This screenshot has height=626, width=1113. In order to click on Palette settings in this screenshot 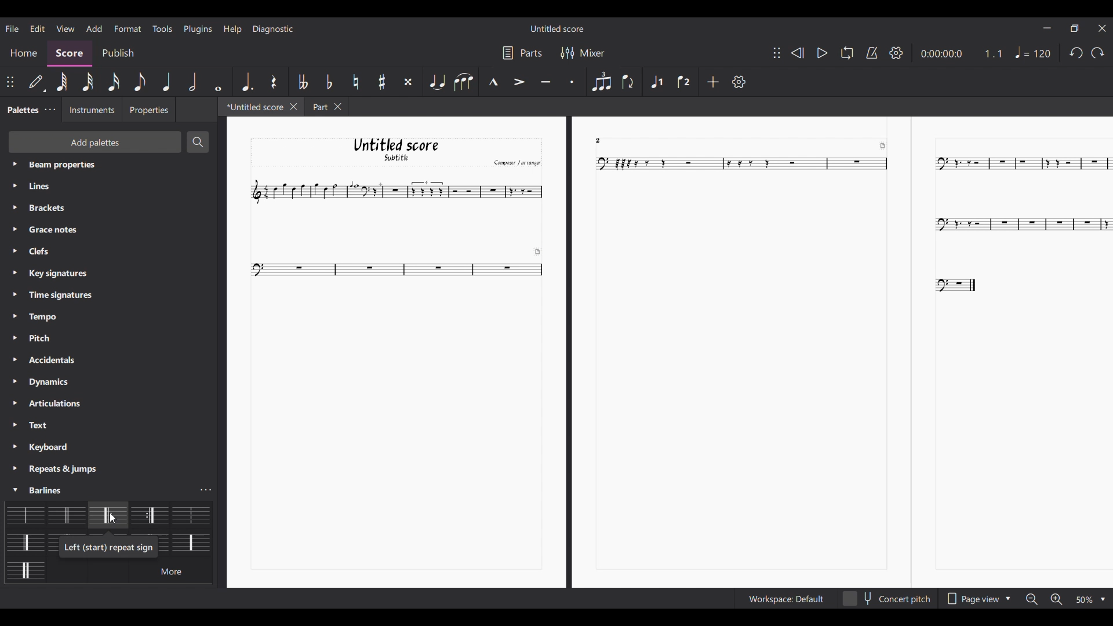, I will do `click(39, 488)`.